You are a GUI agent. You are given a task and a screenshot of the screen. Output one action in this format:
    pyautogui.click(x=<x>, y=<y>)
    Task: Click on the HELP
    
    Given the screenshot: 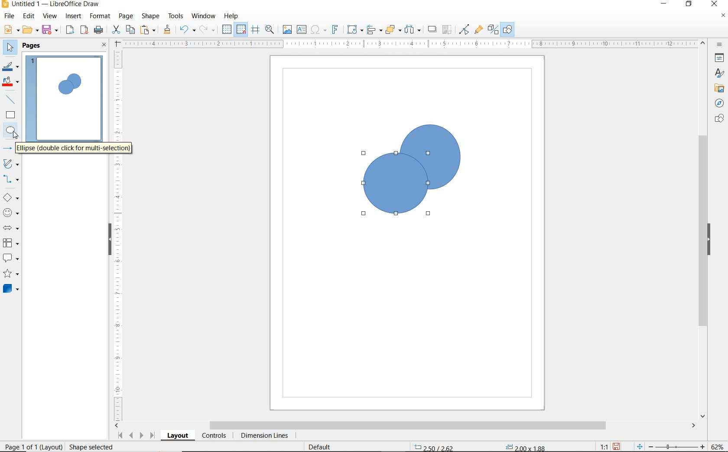 What is the action you would take?
    pyautogui.click(x=231, y=16)
    